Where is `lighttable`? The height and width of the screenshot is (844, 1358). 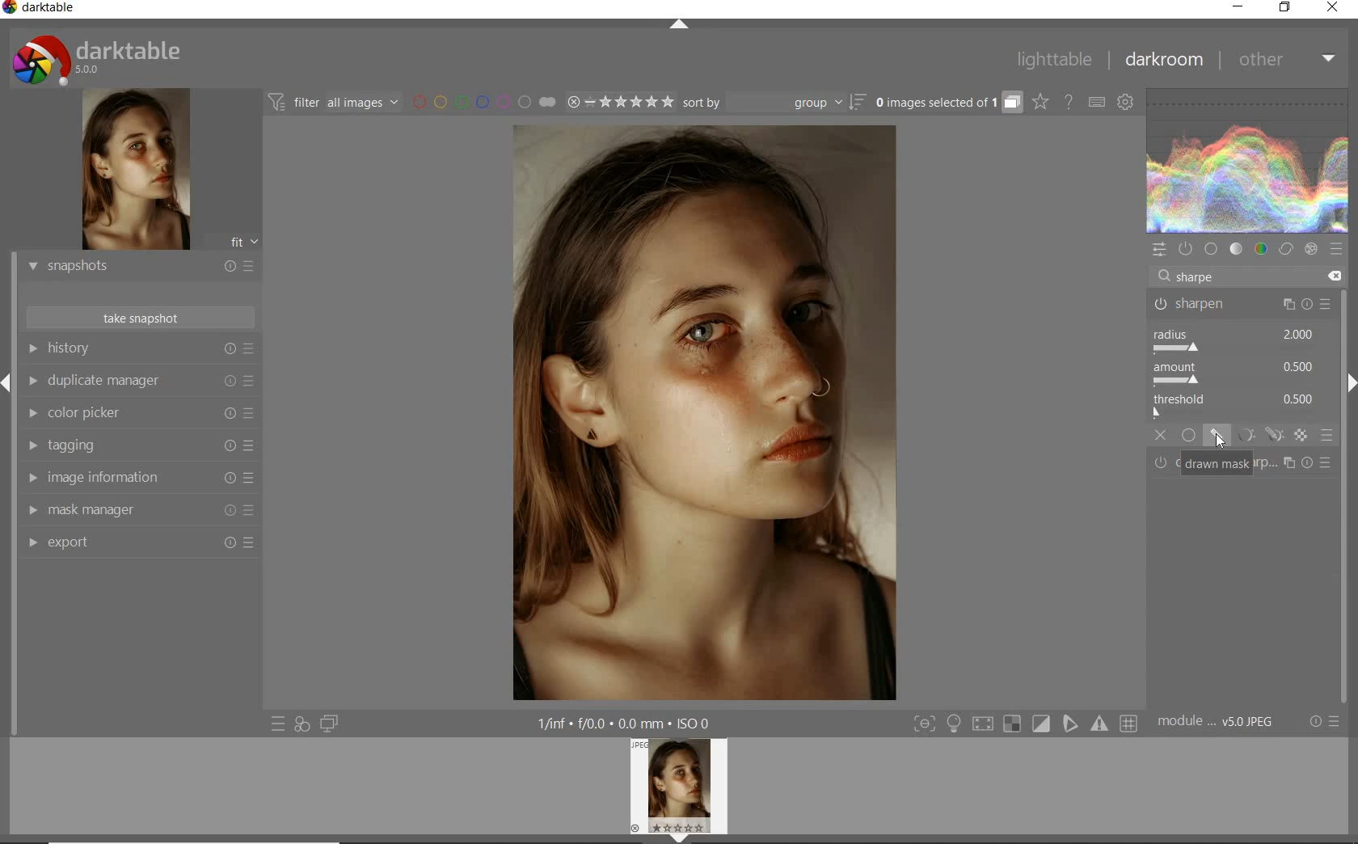 lighttable is located at coordinates (1055, 60).